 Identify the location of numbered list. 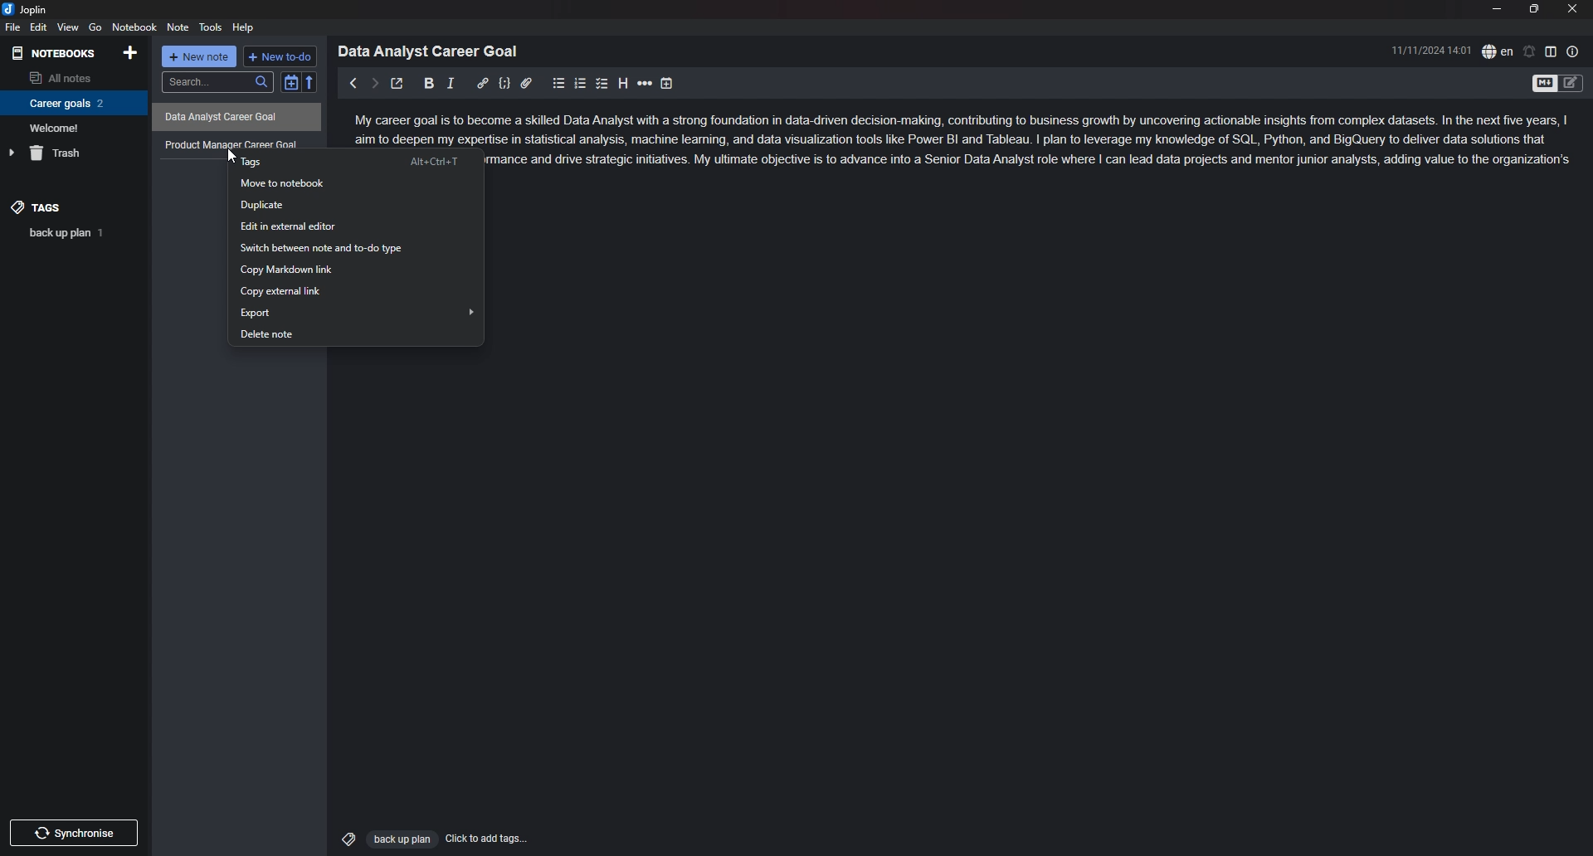
(581, 85).